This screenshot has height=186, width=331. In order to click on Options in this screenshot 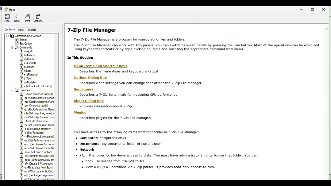, I will do `click(39, 18)`.